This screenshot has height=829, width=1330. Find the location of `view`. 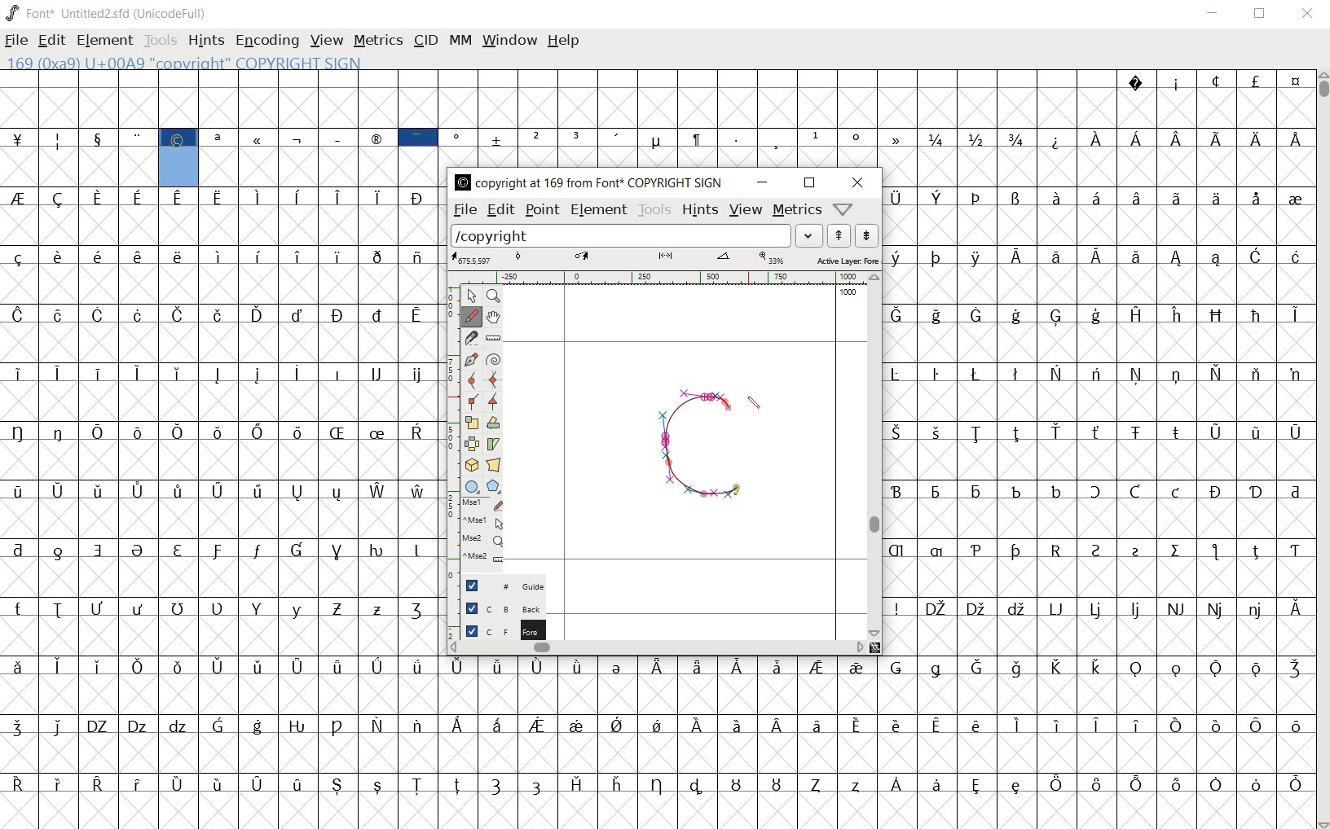

view is located at coordinates (746, 212).